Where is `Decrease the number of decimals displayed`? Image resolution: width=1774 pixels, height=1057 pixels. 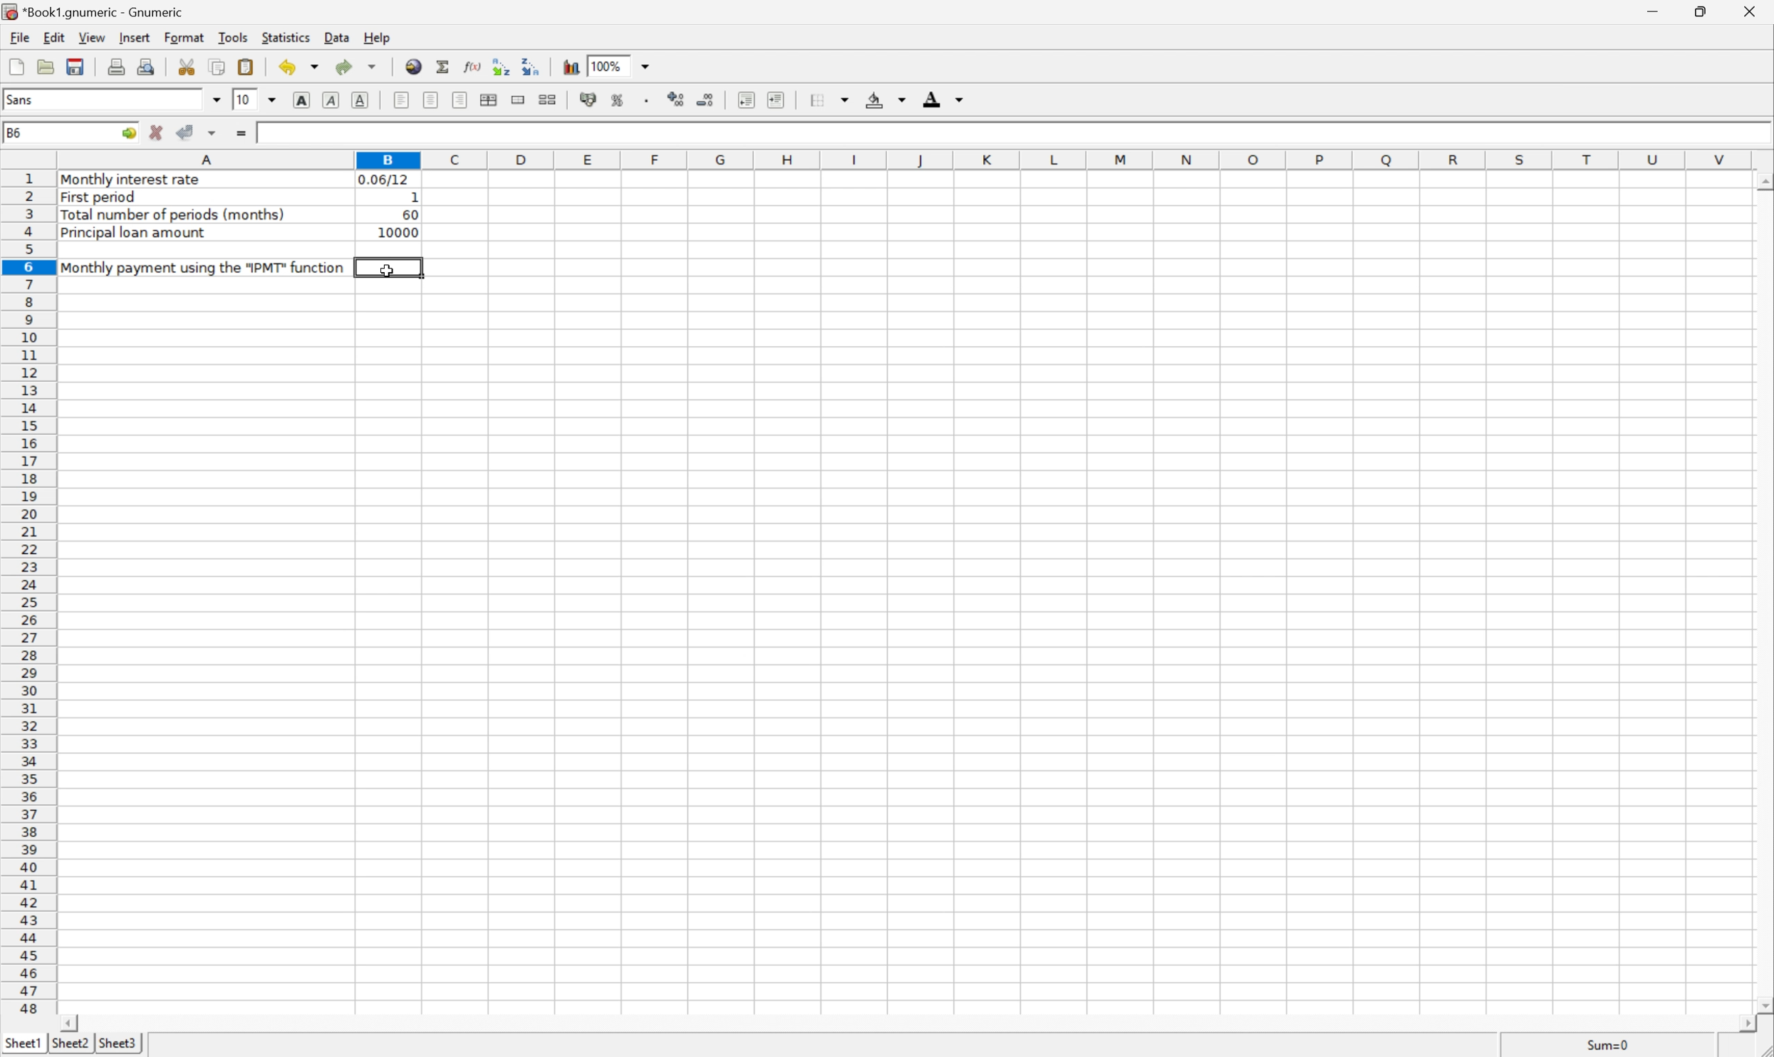 Decrease the number of decimals displayed is located at coordinates (707, 100).